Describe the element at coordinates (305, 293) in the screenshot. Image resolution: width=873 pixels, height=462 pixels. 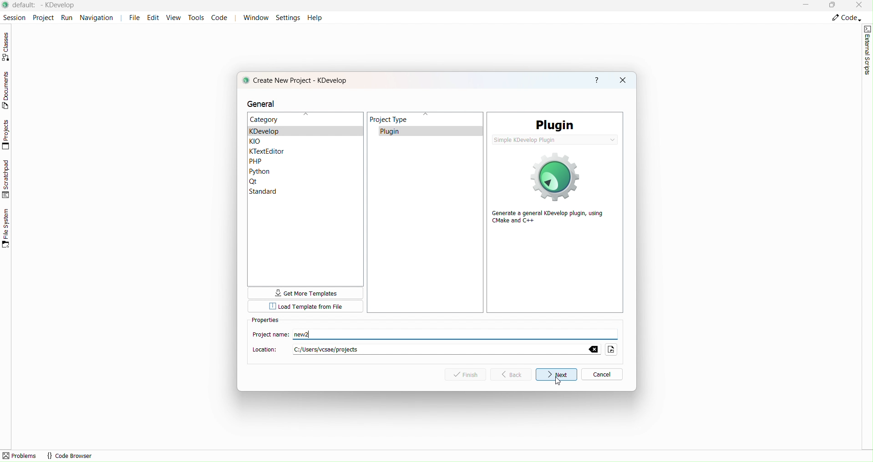
I see `more templates` at that location.